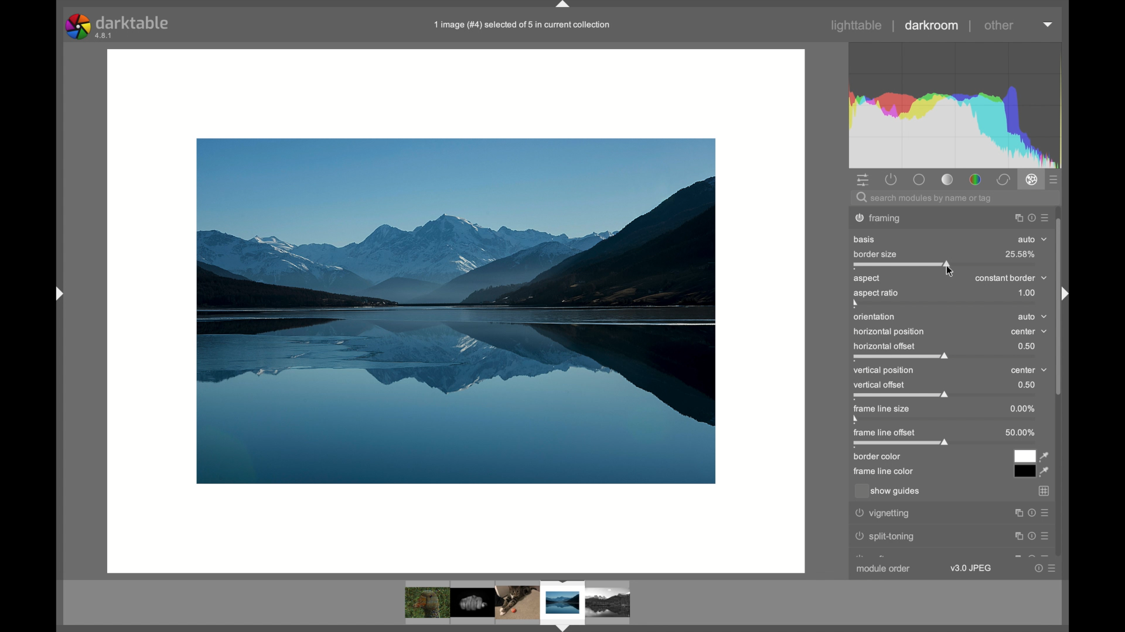 This screenshot has width=1125, height=632. What do you see at coordinates (1027, 346) in the screenshot?
I see `0.5` at bounding box center [1027, 346].